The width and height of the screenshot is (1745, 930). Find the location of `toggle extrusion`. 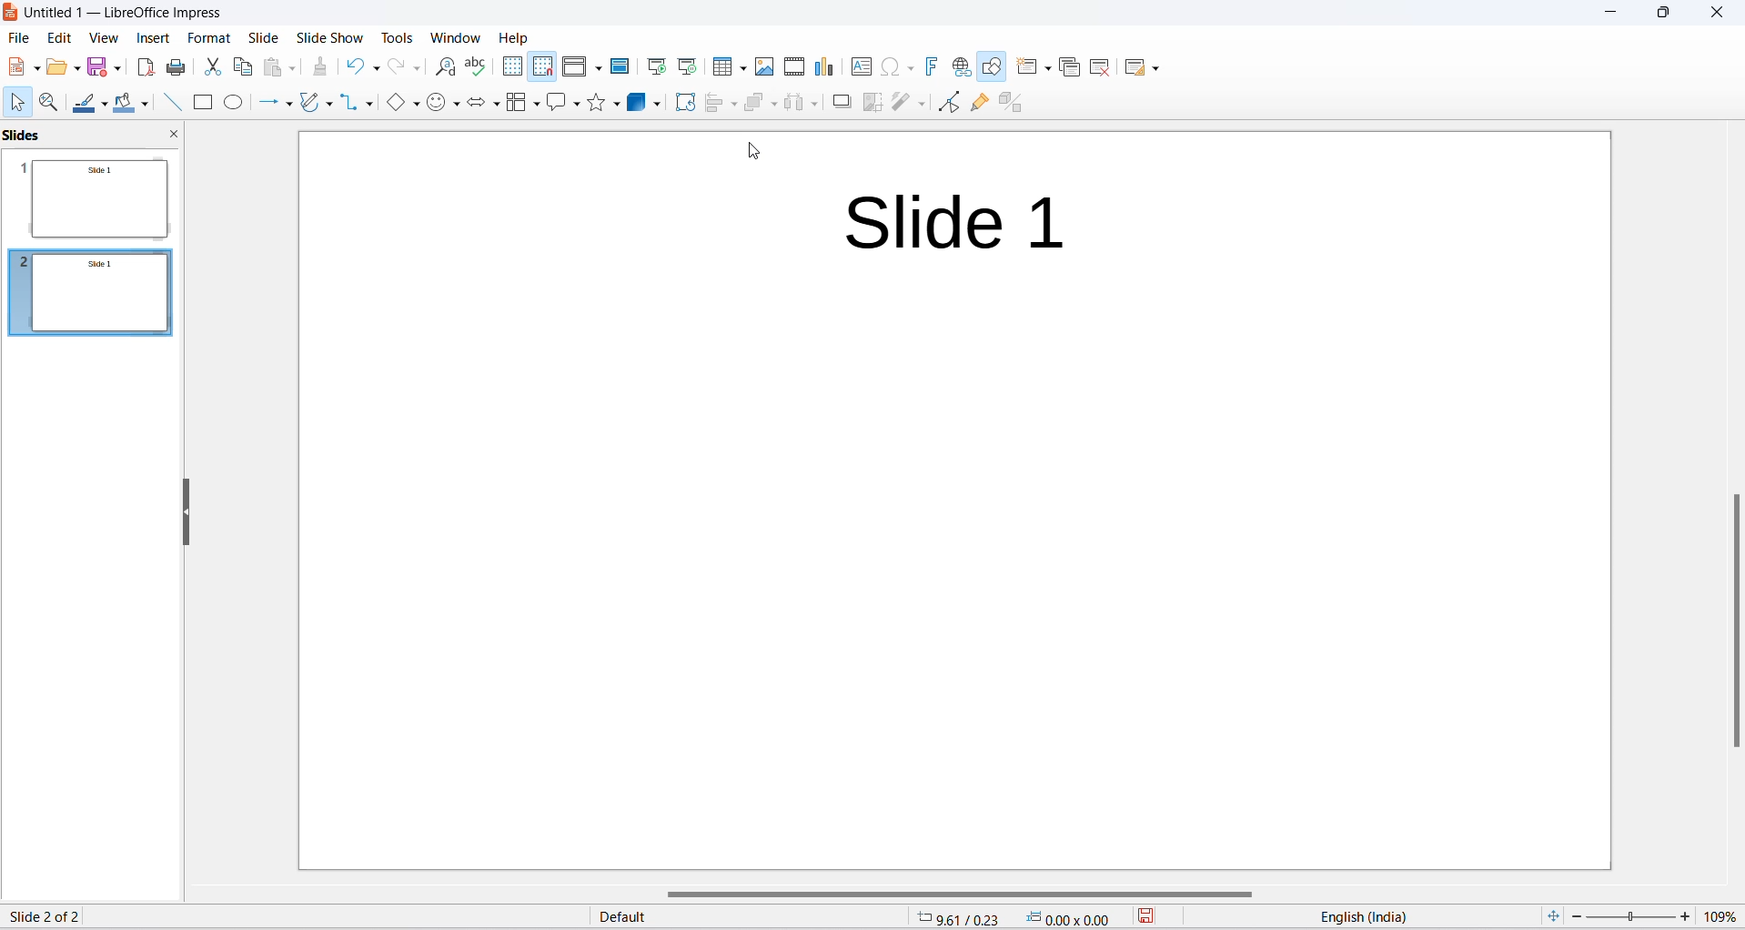

toggle extrusion is located at coordinates (1022, 102).